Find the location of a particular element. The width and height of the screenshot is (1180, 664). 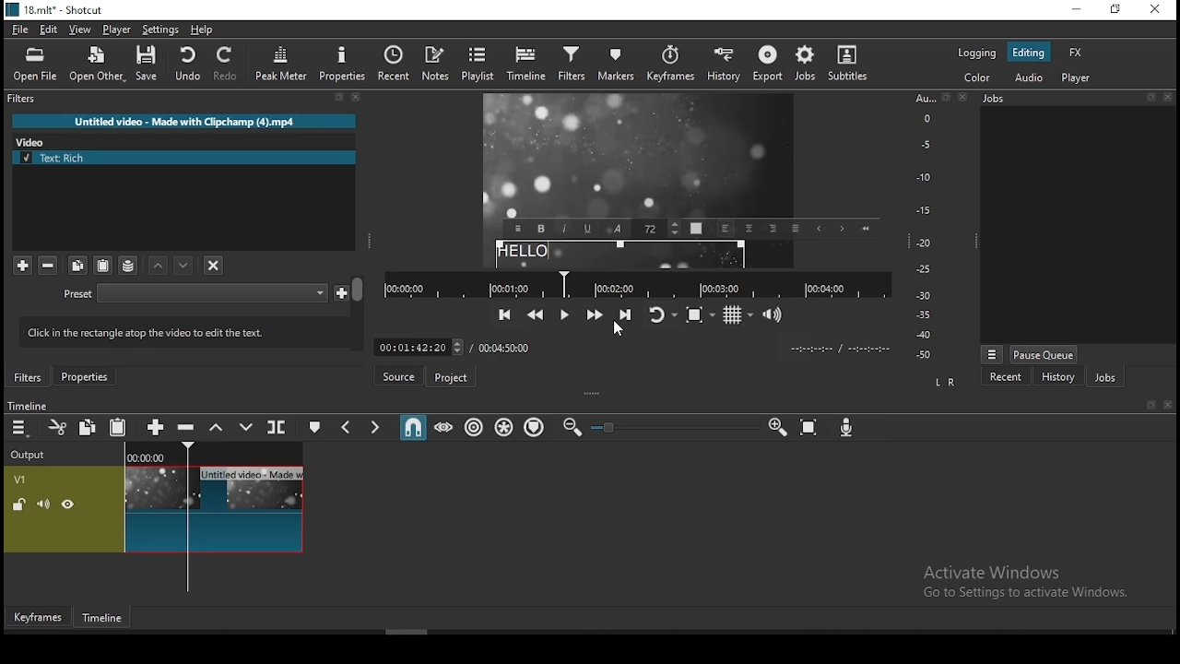

Zoom Slider is located at coordinates (675, 428).